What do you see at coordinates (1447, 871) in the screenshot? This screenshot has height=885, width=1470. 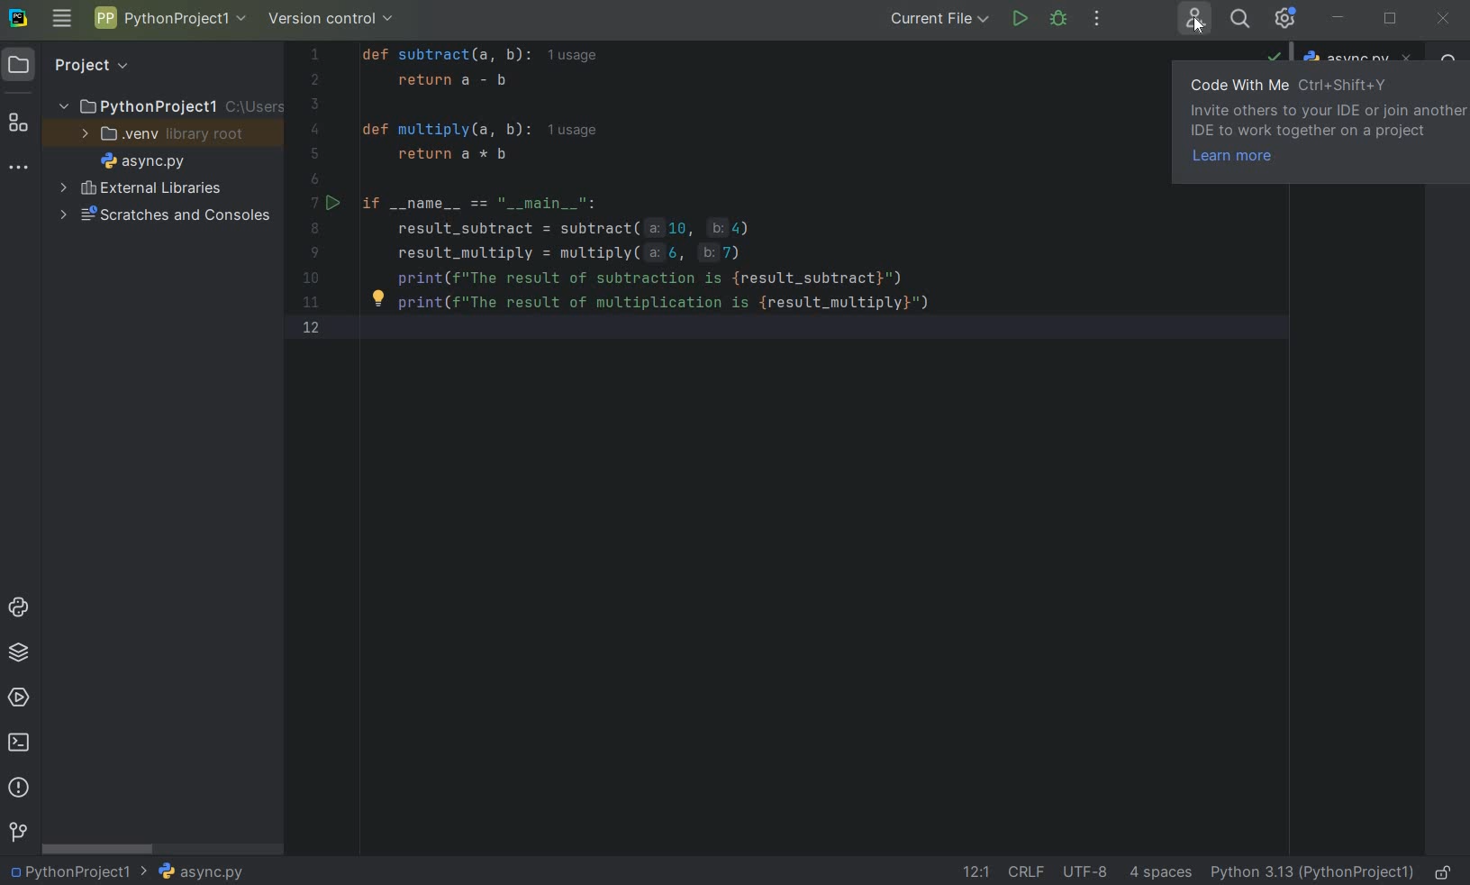 I see `MAKE FILE READY ONLY` at bounding box center [1447, 871].